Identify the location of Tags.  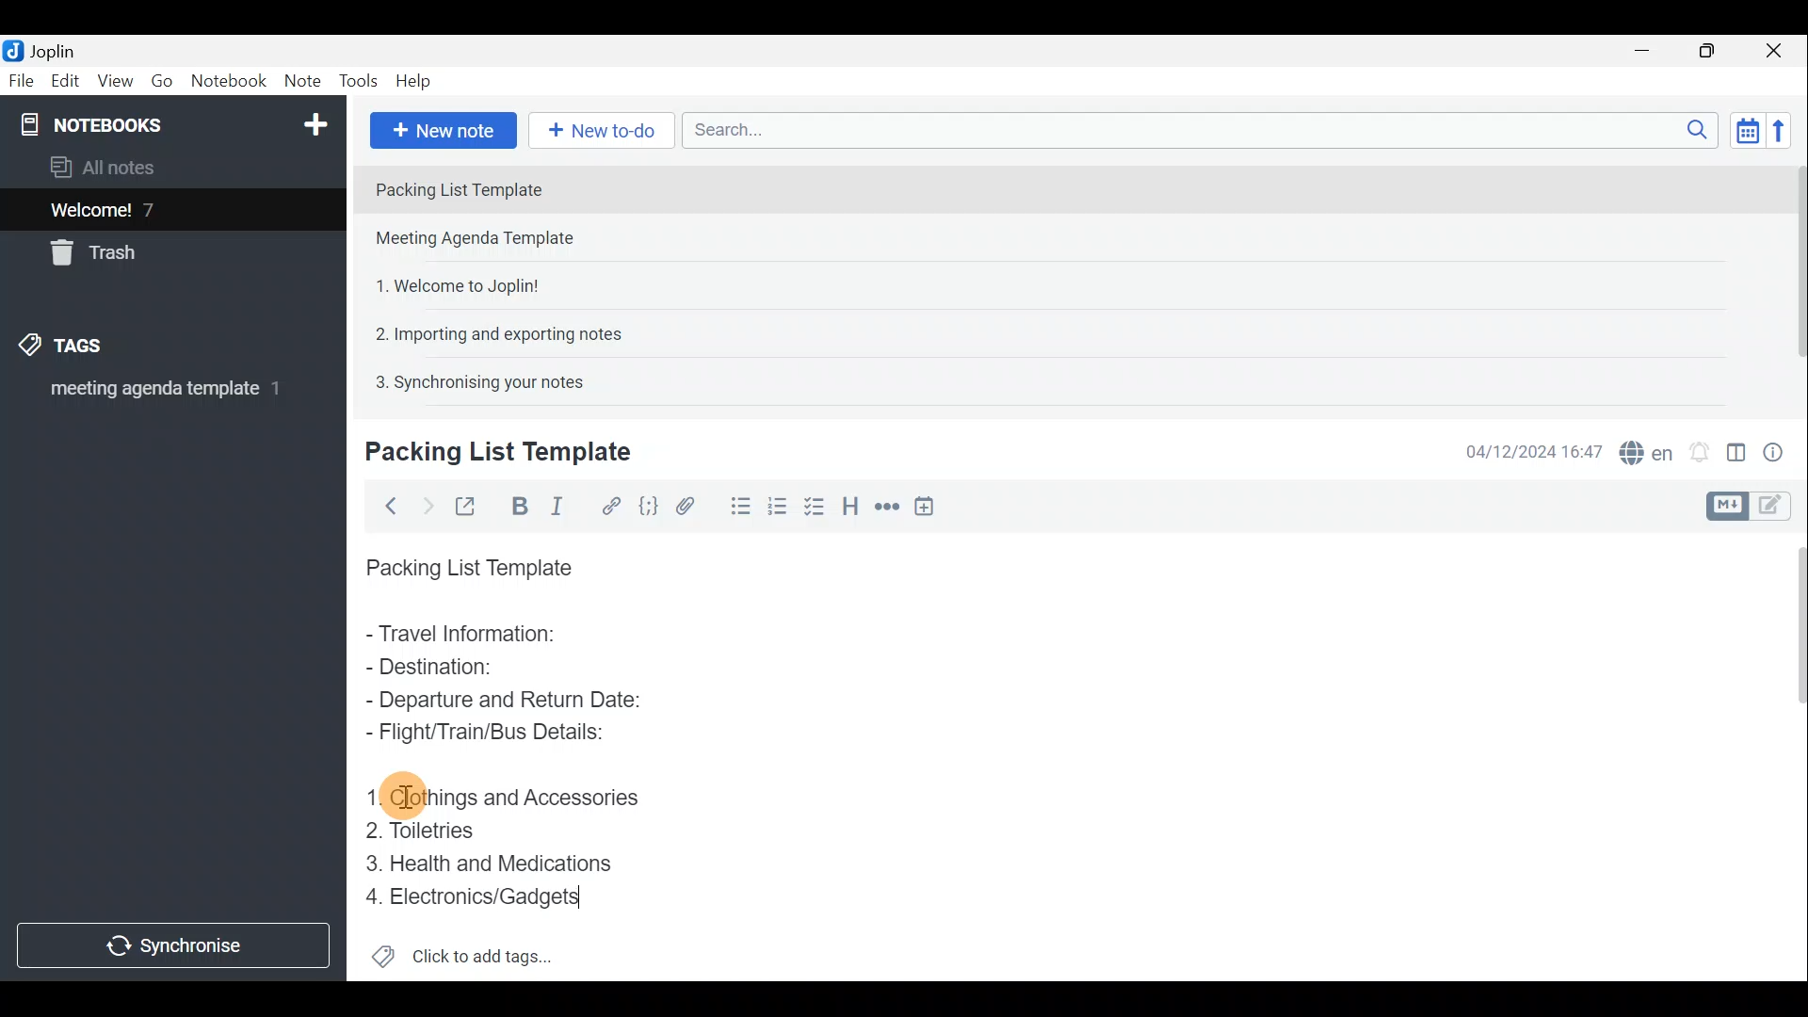
(91, 348).